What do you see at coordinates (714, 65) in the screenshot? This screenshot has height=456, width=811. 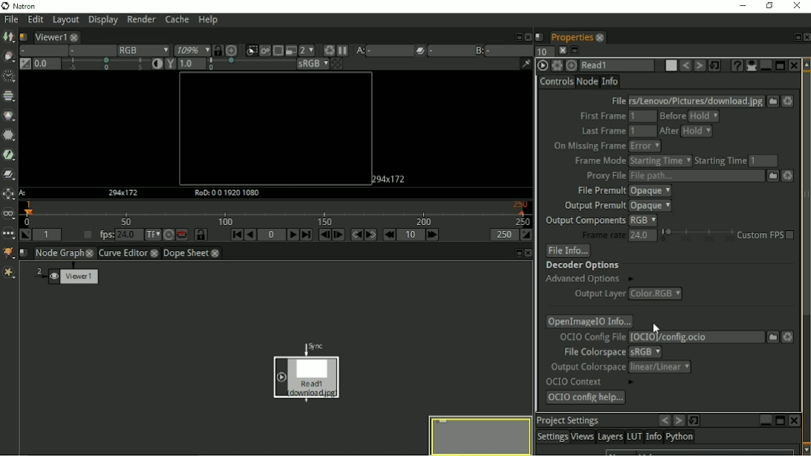 I see `Restore default values` at bounding box center [714, 65].